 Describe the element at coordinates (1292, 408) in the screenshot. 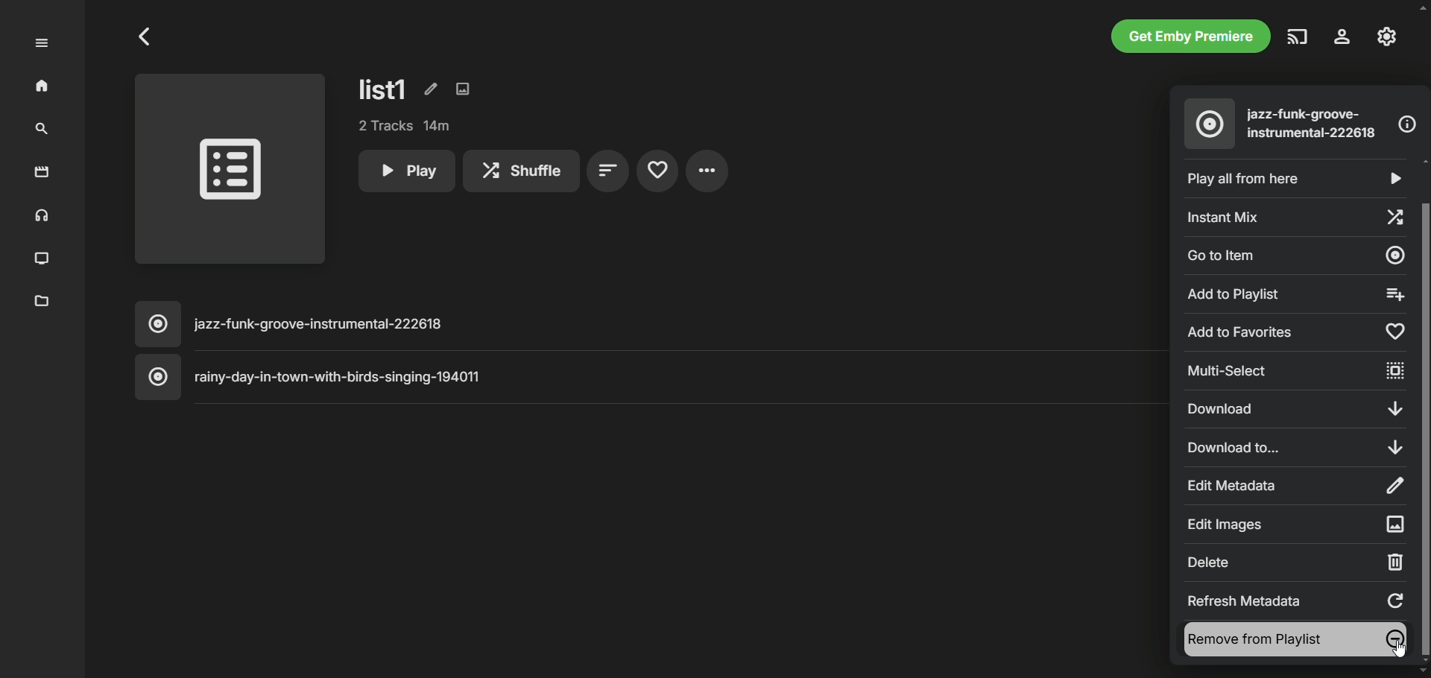

I see `download` at that location.